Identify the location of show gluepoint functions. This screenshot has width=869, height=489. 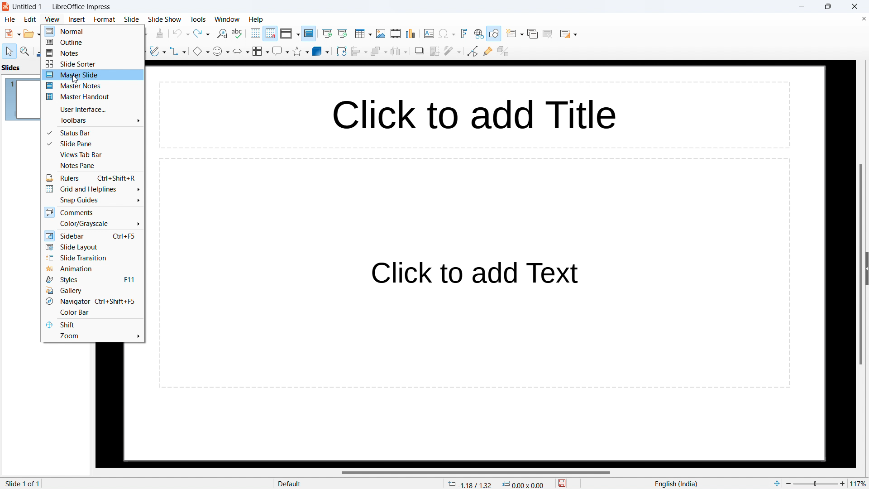
(488, 51).